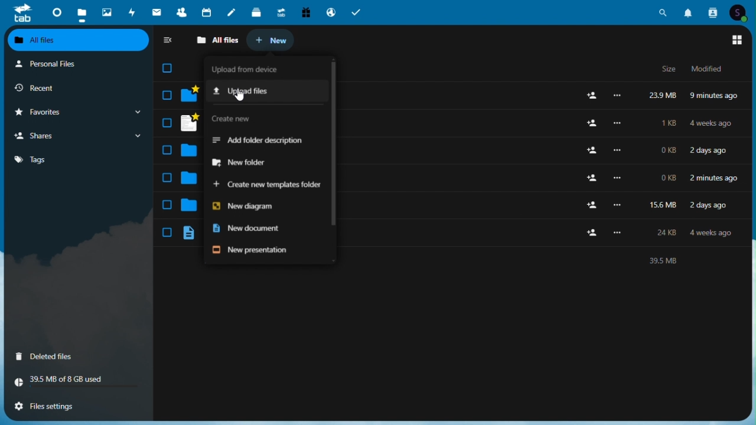 This screenshot has height=425, width=756. What do you see at coordinates (658, 176) in the screenshot?
I see `` at bounding box center [658, 176].